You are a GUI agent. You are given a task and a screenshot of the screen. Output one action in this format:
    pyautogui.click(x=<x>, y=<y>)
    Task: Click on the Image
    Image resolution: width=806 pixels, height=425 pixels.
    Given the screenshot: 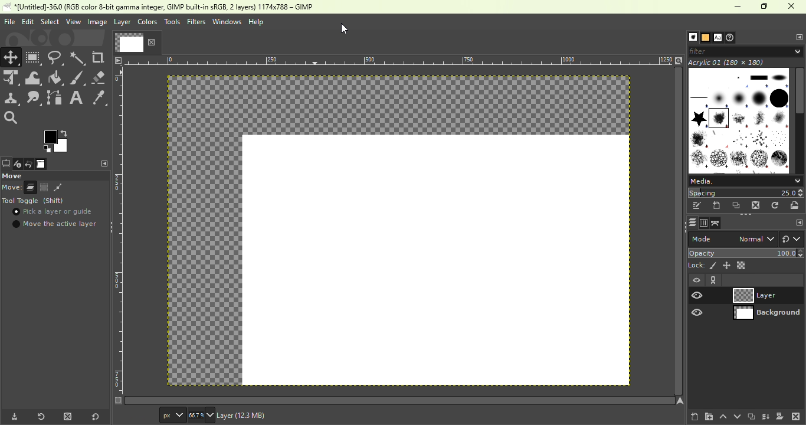 What is the action you would take?
    pyautogui.click(x=96, y=22)
    